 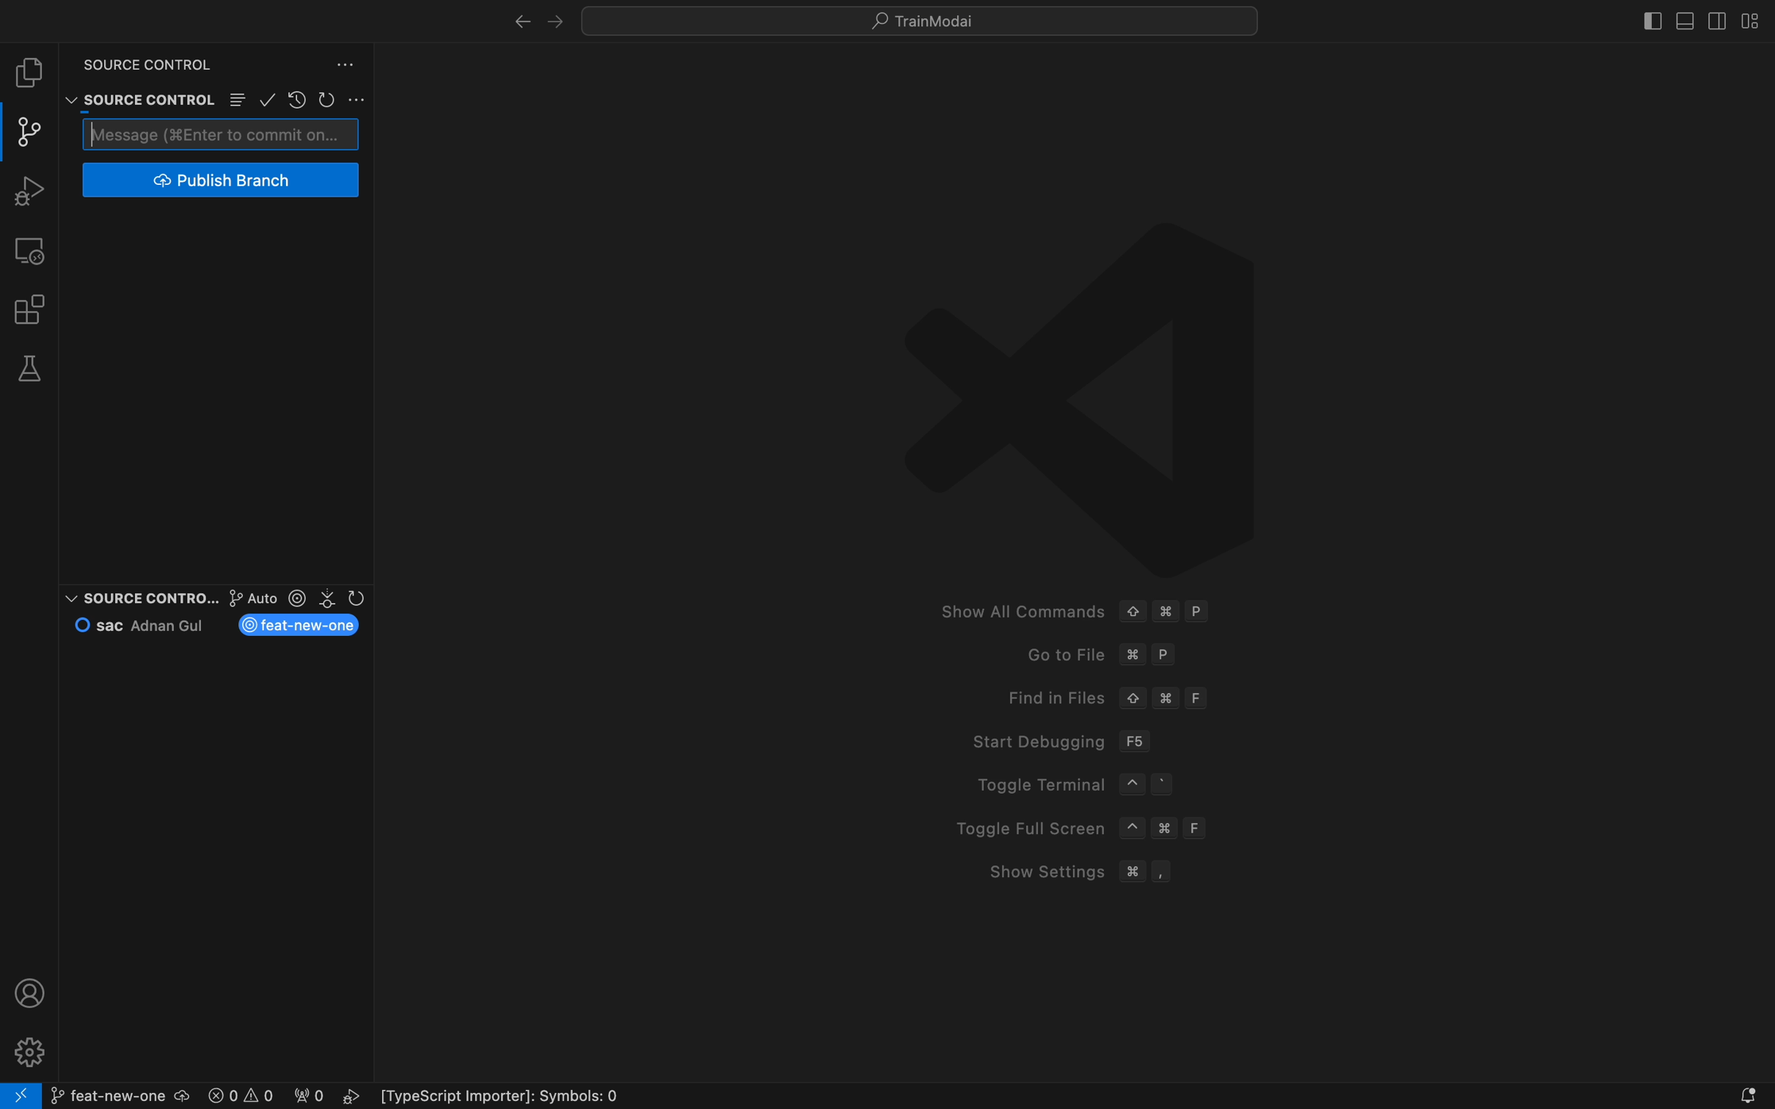 I want to click on debug, so click(x=34, y=191).